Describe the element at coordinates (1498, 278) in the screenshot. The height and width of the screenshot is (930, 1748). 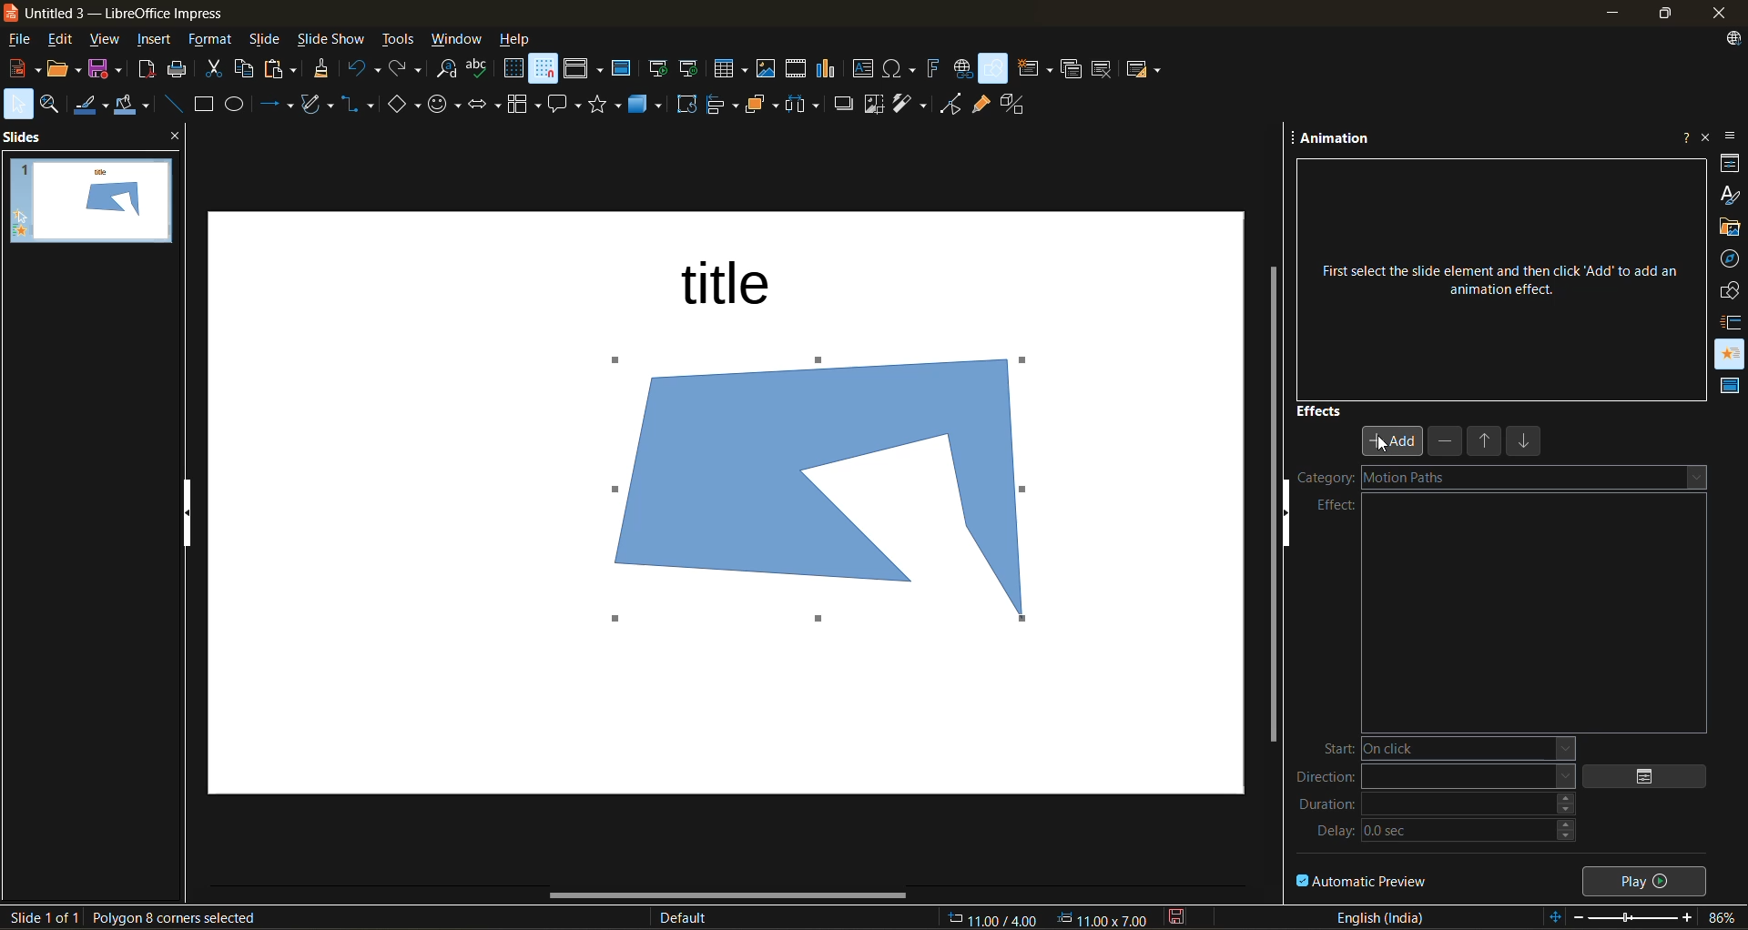
I see `First select the slide element and then click ‘Add’ to add an
animation effect.` at that location.